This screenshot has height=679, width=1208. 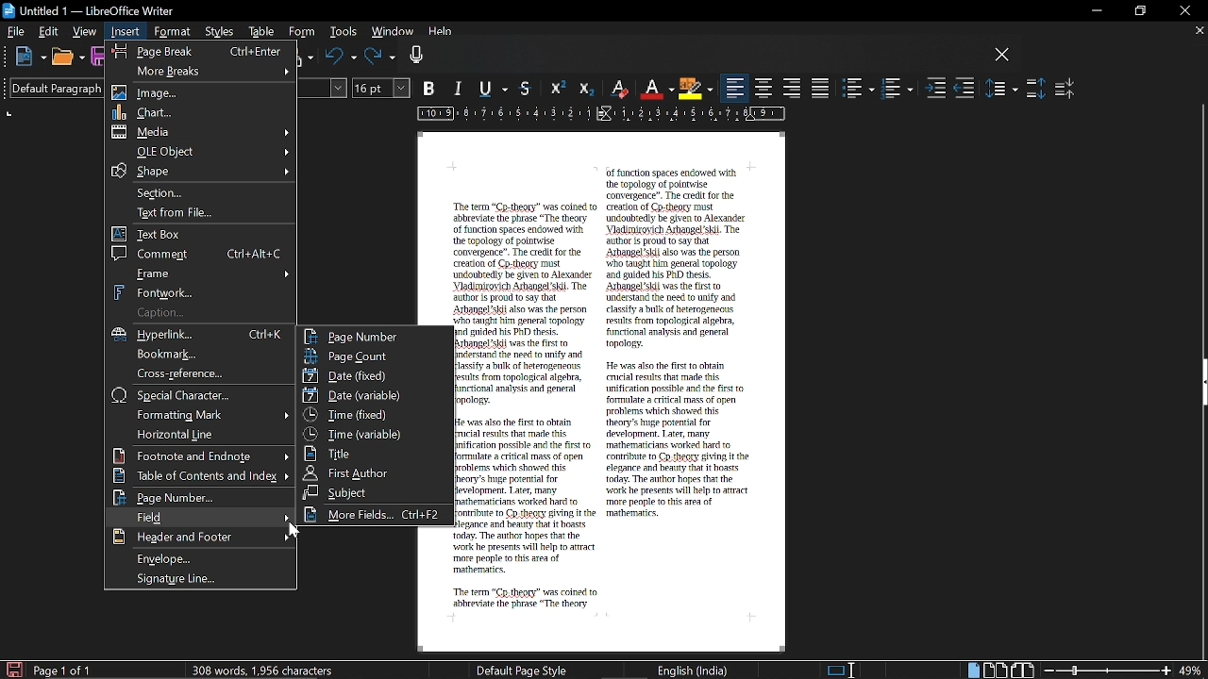 What do you see at coordinates (382, 88) in the screenshot?
I see `Text size` at bounding box center [382, 88].